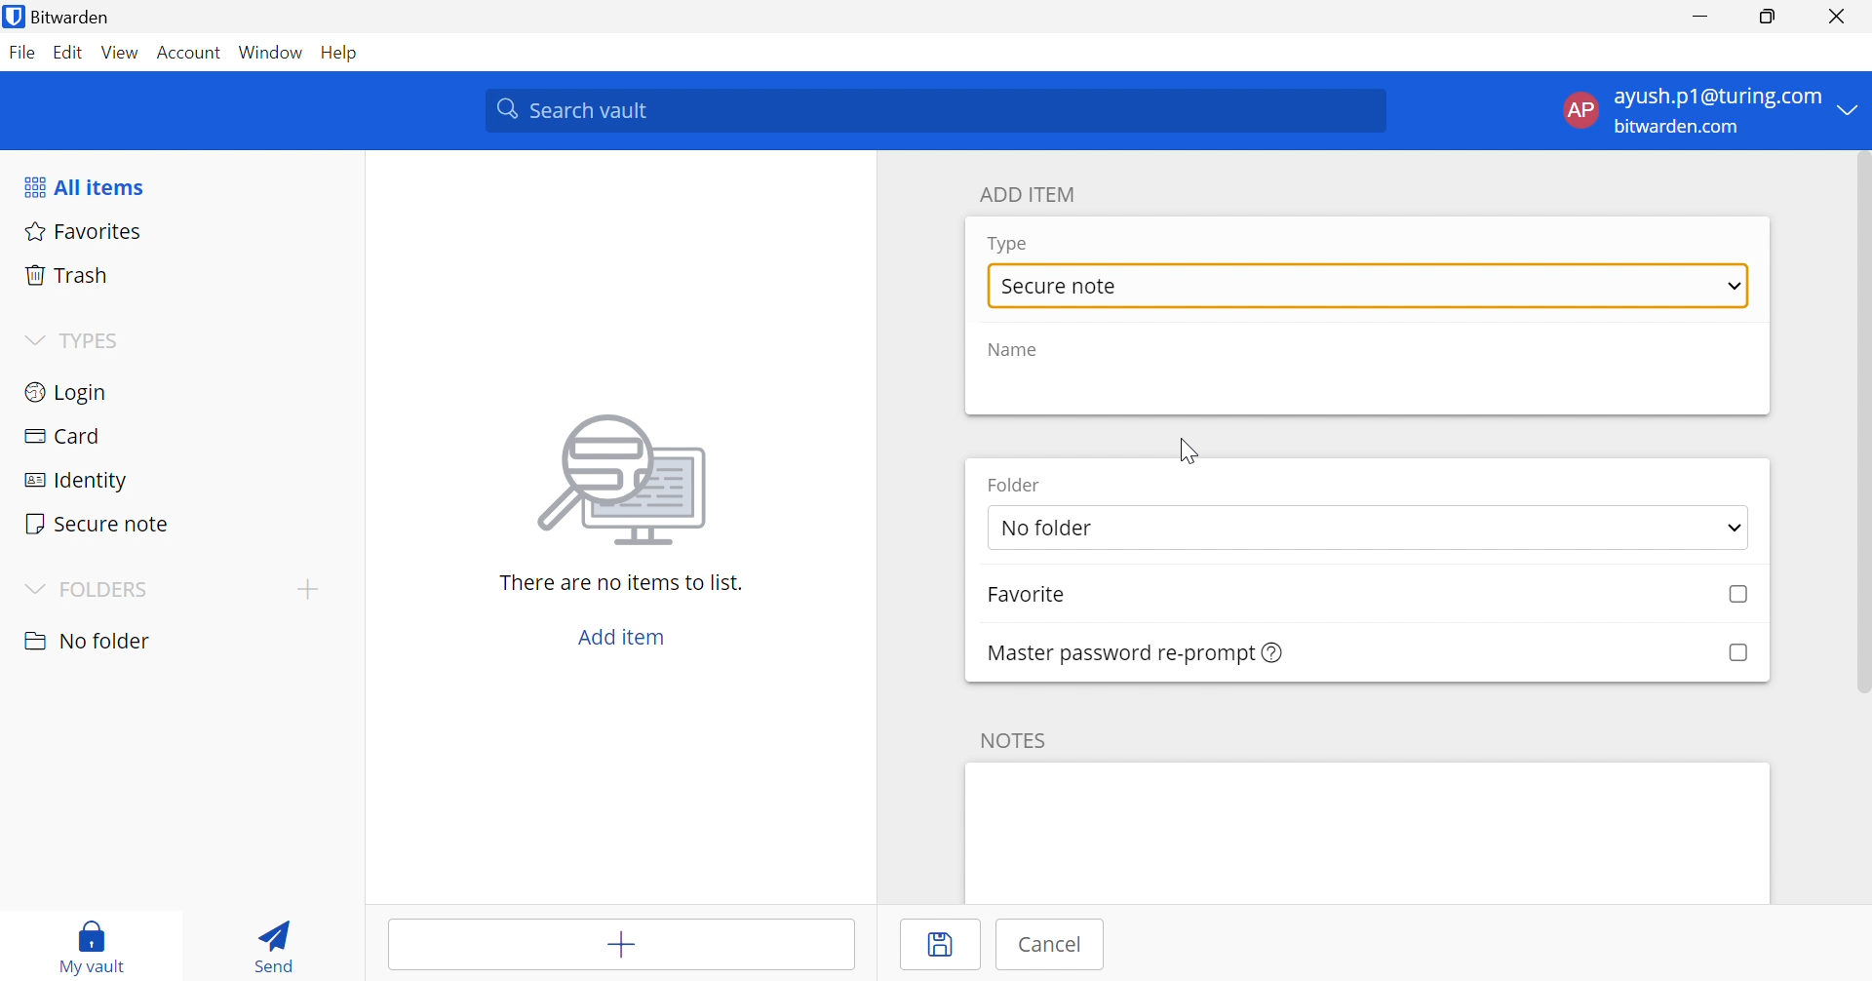 The width and height of the screenshot is (1872, 981). What do you see at coordinates (176, 520) in the screenshot?
I see `Secure note` at bounding box center [176, 520].